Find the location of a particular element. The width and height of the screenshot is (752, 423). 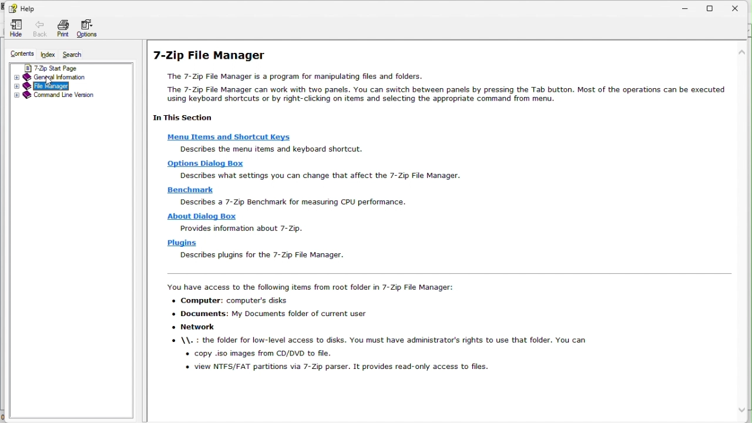

Print is located at coordinates (62, 29).